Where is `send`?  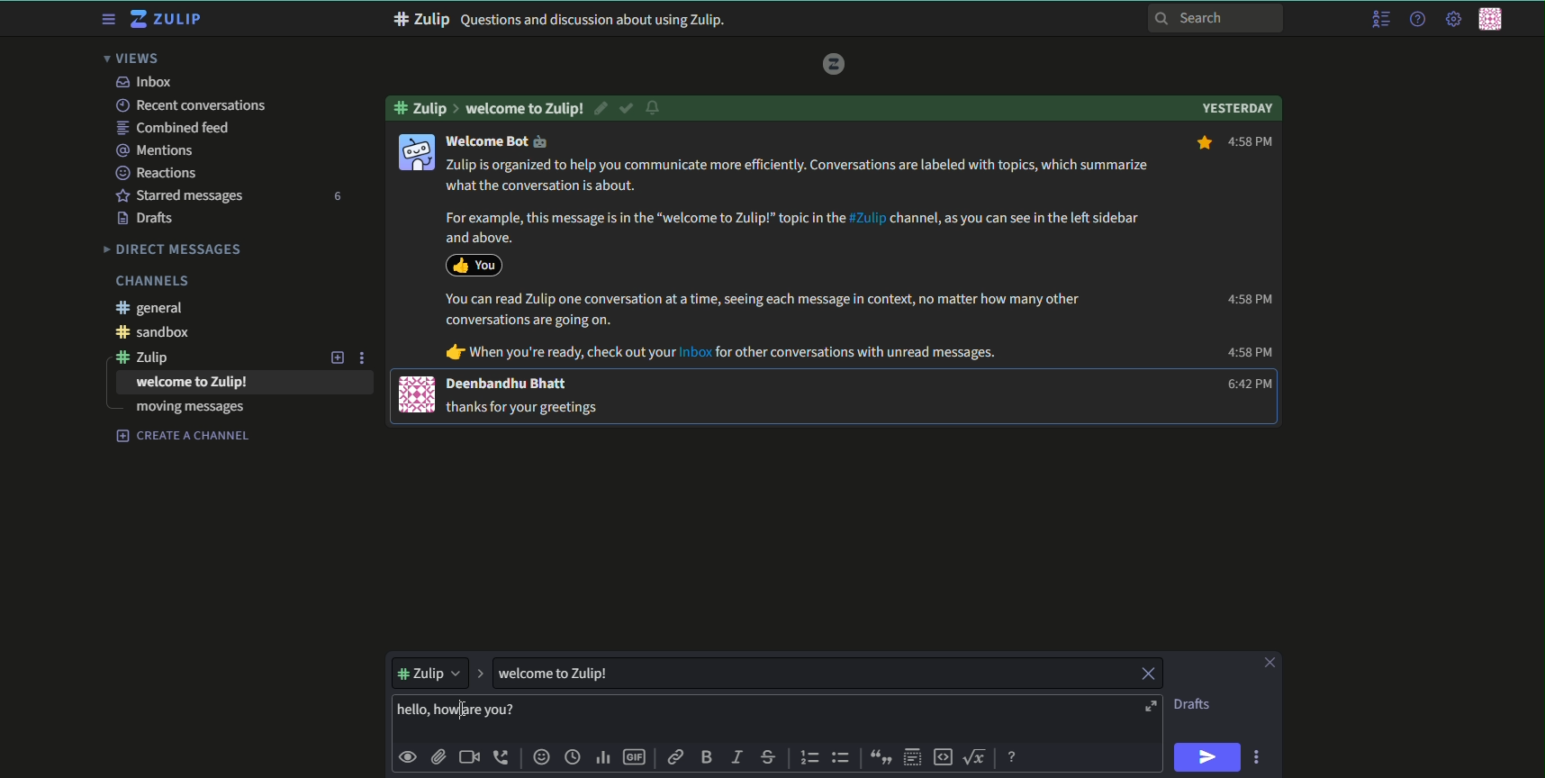
send is located at coordinates (1208, 757).